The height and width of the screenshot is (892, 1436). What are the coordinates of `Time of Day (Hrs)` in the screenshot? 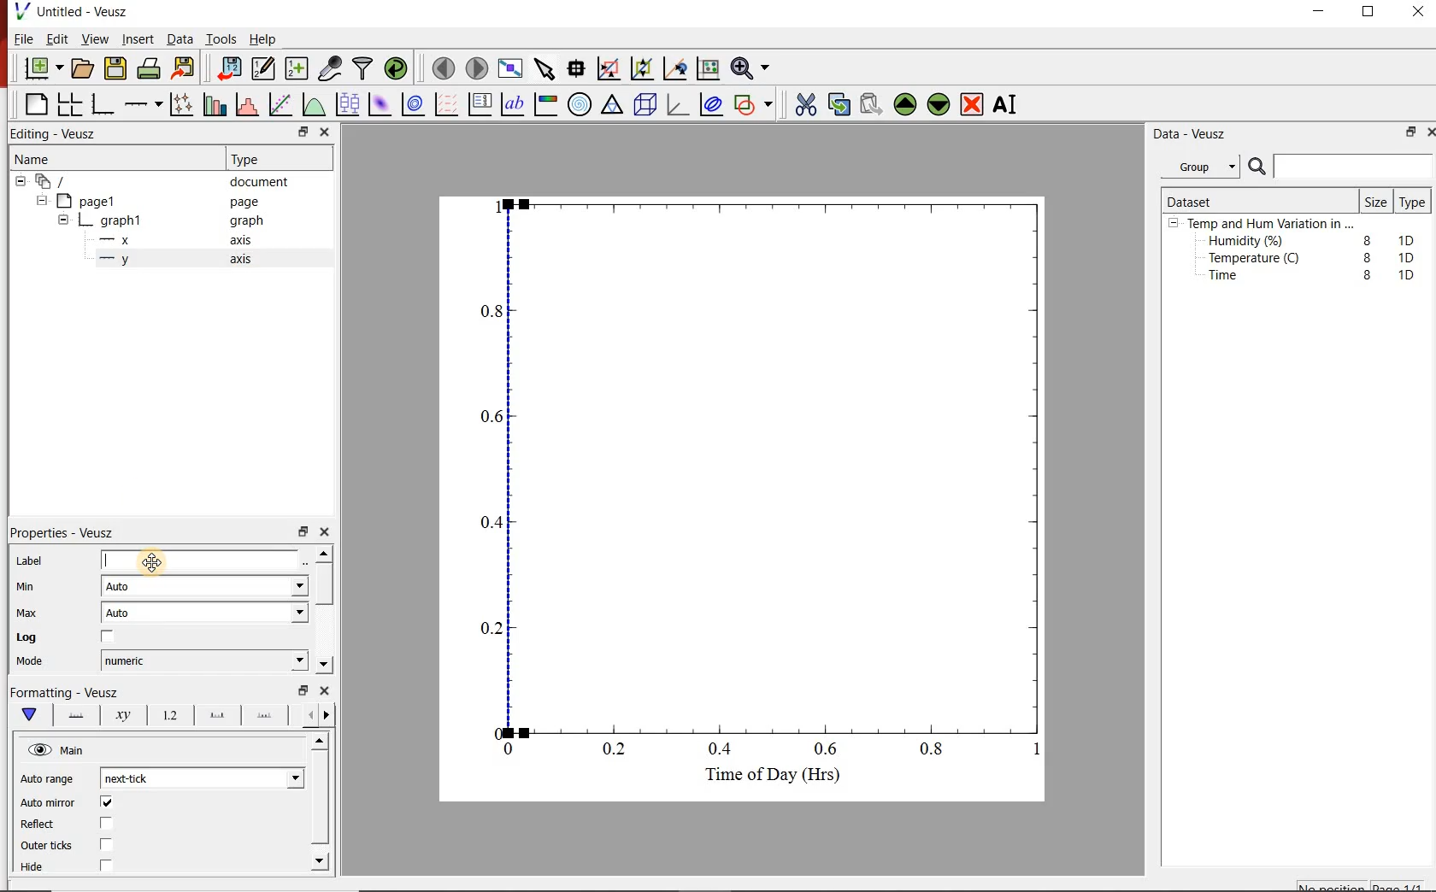 It's located at (766, 779).